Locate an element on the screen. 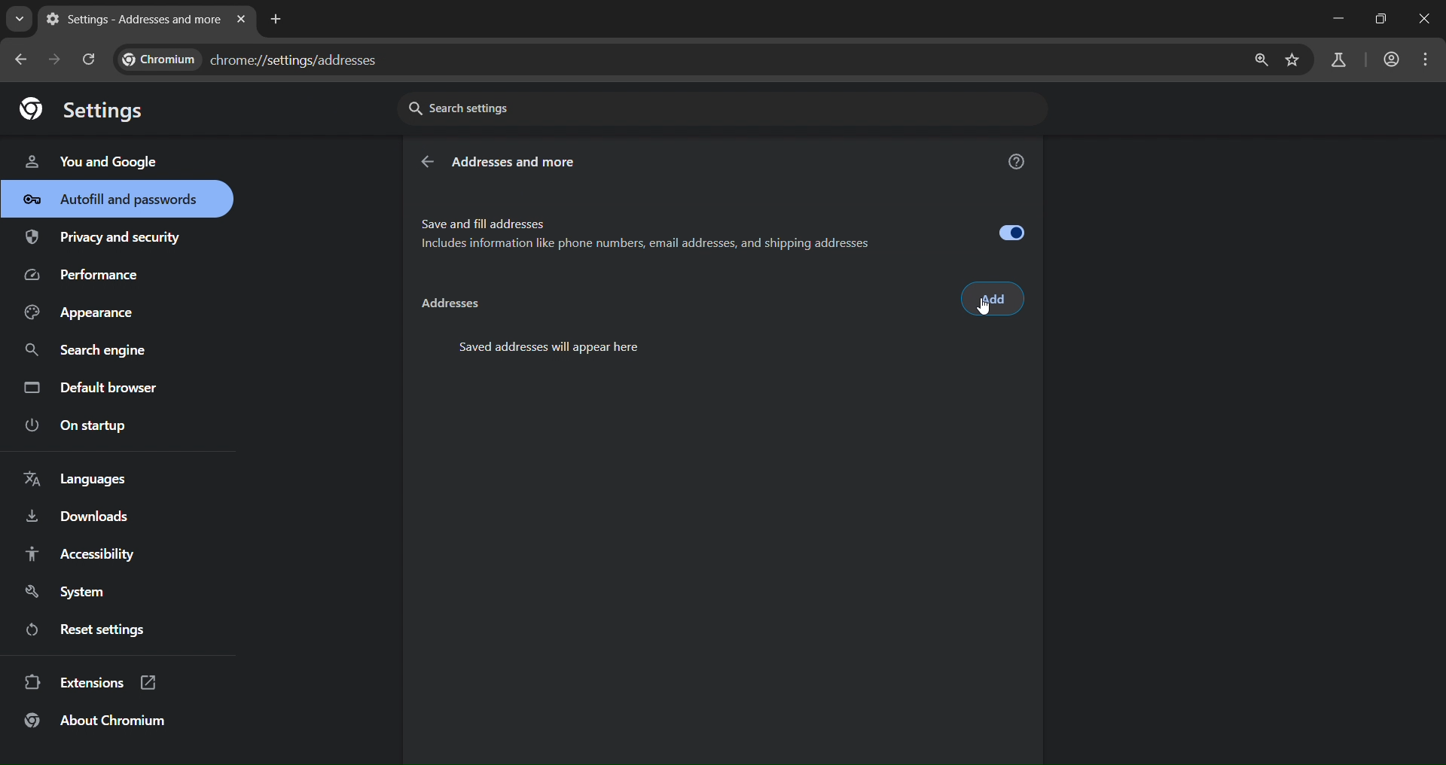  save and fill addresses is located at coordinates (724, 230).